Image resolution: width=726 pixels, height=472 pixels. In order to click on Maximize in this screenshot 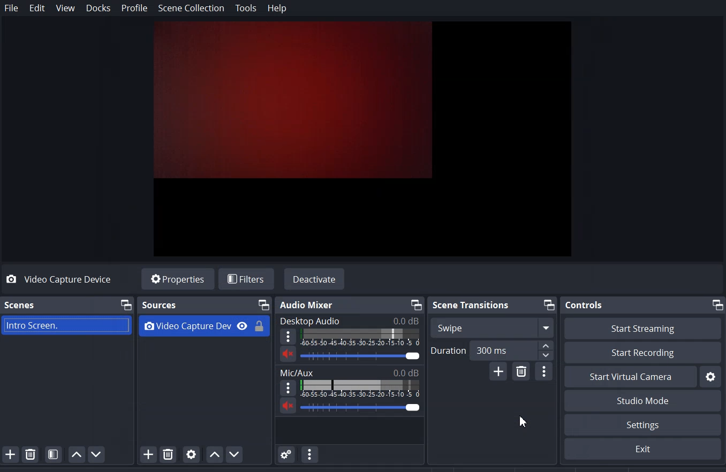, I will do `click(415, 304)`.